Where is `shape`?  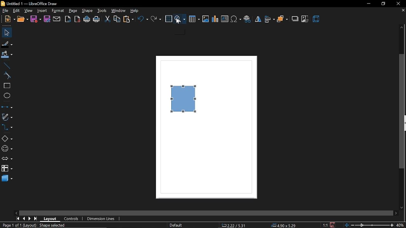
shape is located at coordinates (87, 11).